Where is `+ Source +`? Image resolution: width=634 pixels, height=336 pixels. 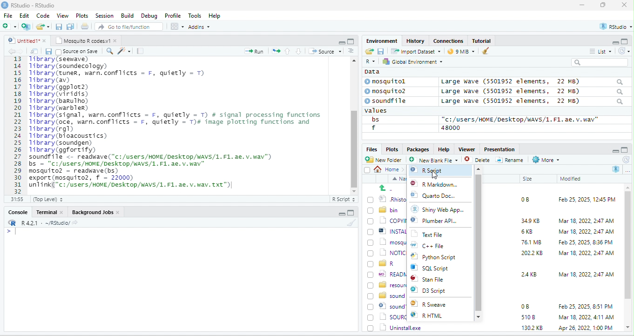 + Source + is located at coordinates (325, 51).